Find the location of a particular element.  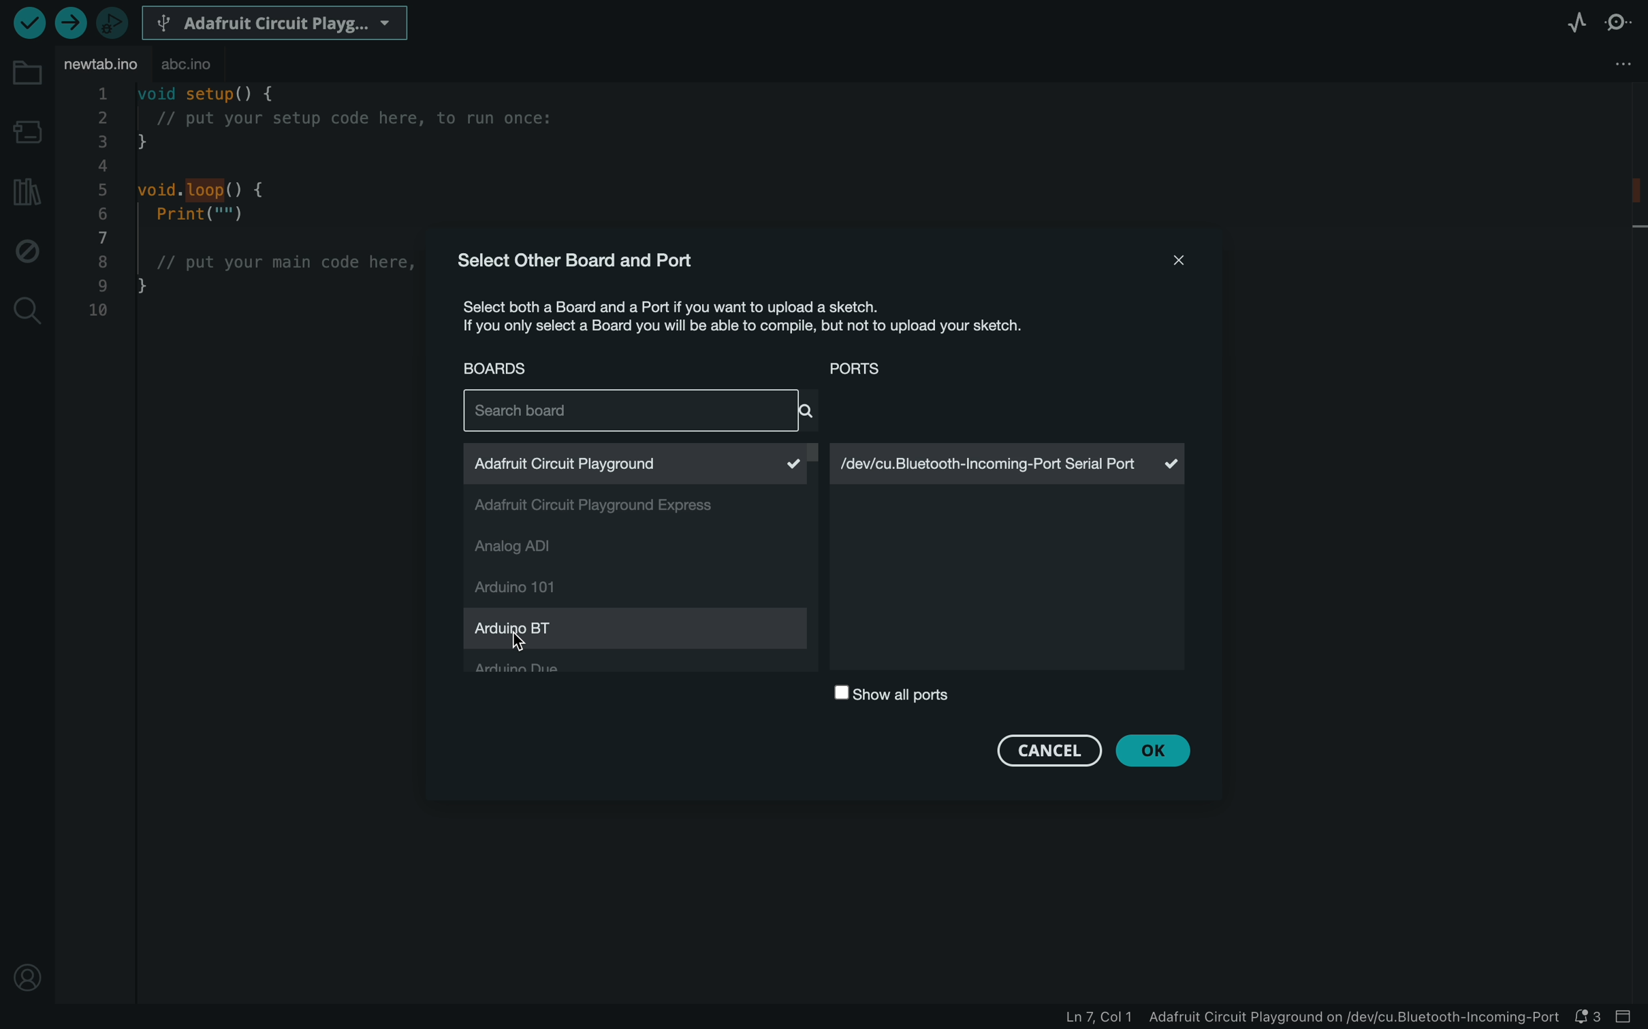

file setting is located at coordinates (1626, 61).